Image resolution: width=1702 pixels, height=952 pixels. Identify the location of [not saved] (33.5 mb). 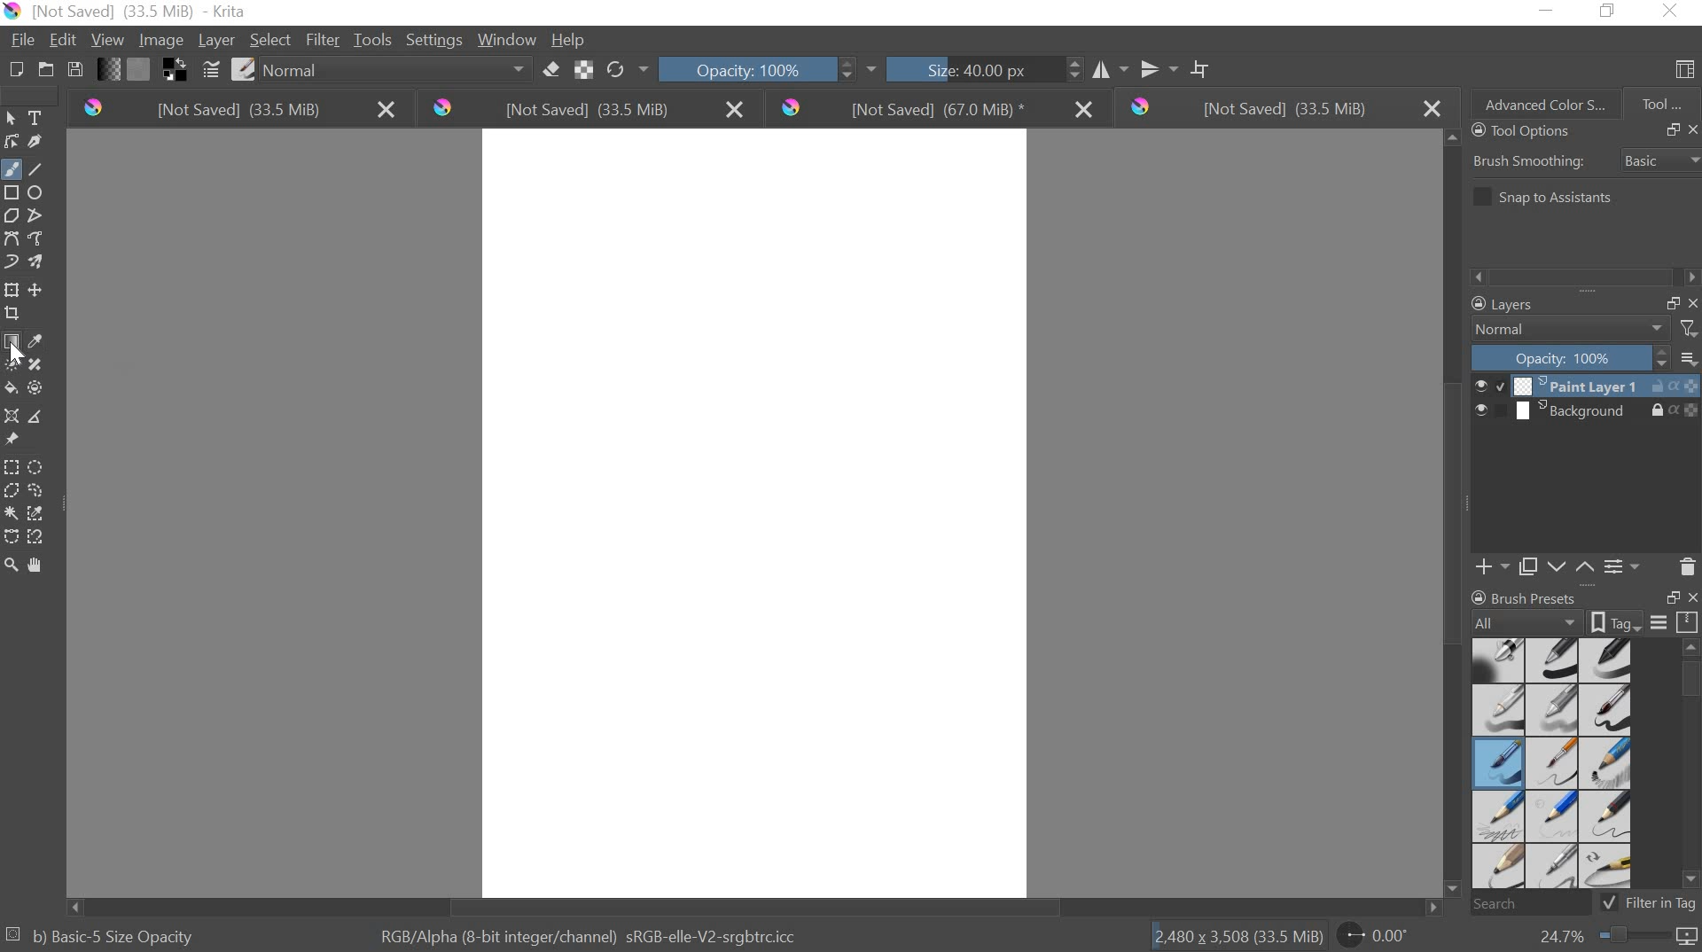
(233, 111).